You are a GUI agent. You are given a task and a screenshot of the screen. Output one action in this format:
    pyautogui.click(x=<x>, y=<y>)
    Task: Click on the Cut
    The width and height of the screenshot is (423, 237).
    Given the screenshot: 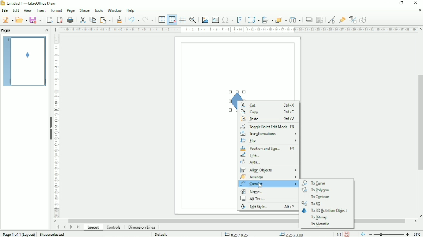 What is the action you would take?
    pyautogui.click(x=268, y=105)
    